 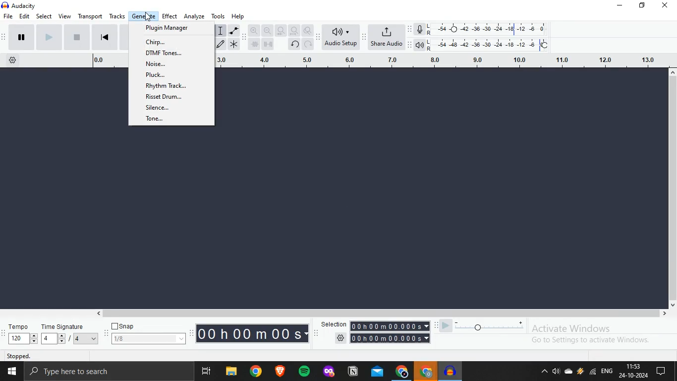 I want to click on Onedrive, so click(x=567, y=373).